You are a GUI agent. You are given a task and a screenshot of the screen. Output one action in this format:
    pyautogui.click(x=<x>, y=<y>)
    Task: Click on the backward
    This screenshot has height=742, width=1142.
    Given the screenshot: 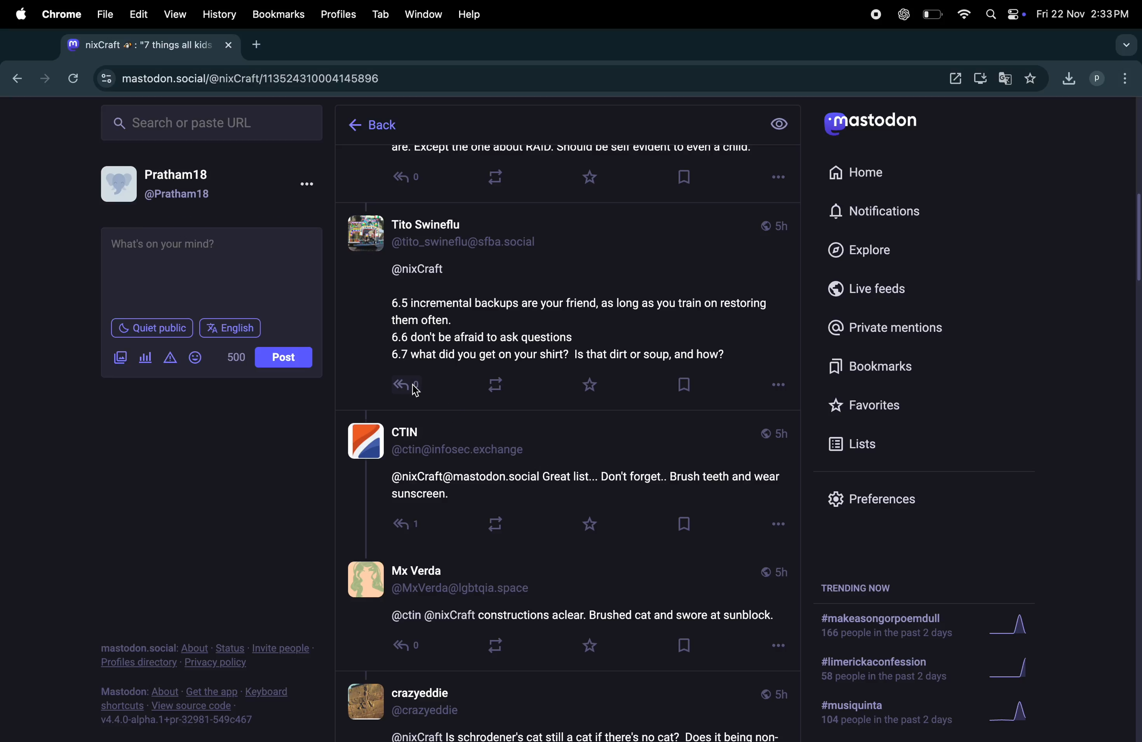 What is the action you would take?
    pyautogui.click(x=13, y=79)
    